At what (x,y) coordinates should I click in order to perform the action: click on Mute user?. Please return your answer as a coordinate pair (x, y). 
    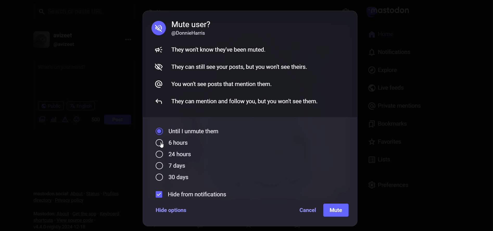
    Looking at the image, I should click on (192, 24).